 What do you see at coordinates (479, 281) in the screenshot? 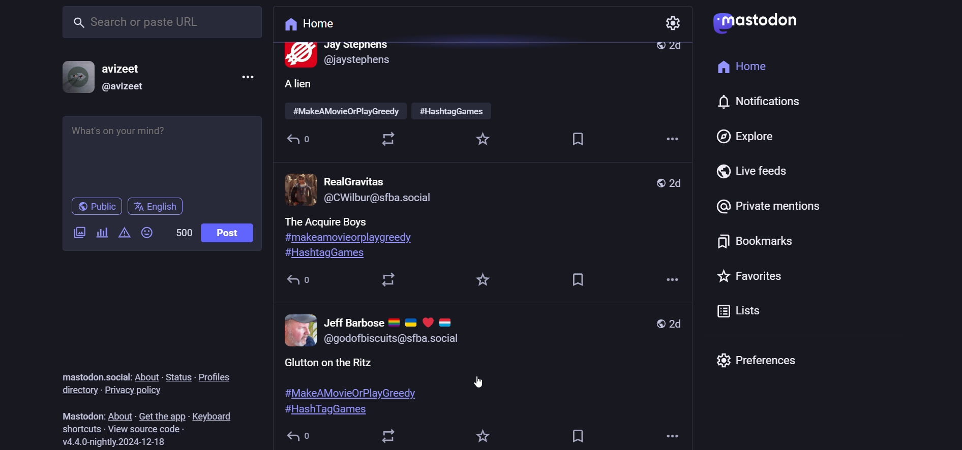
I see `favorite` at bounding box center [479, 281].